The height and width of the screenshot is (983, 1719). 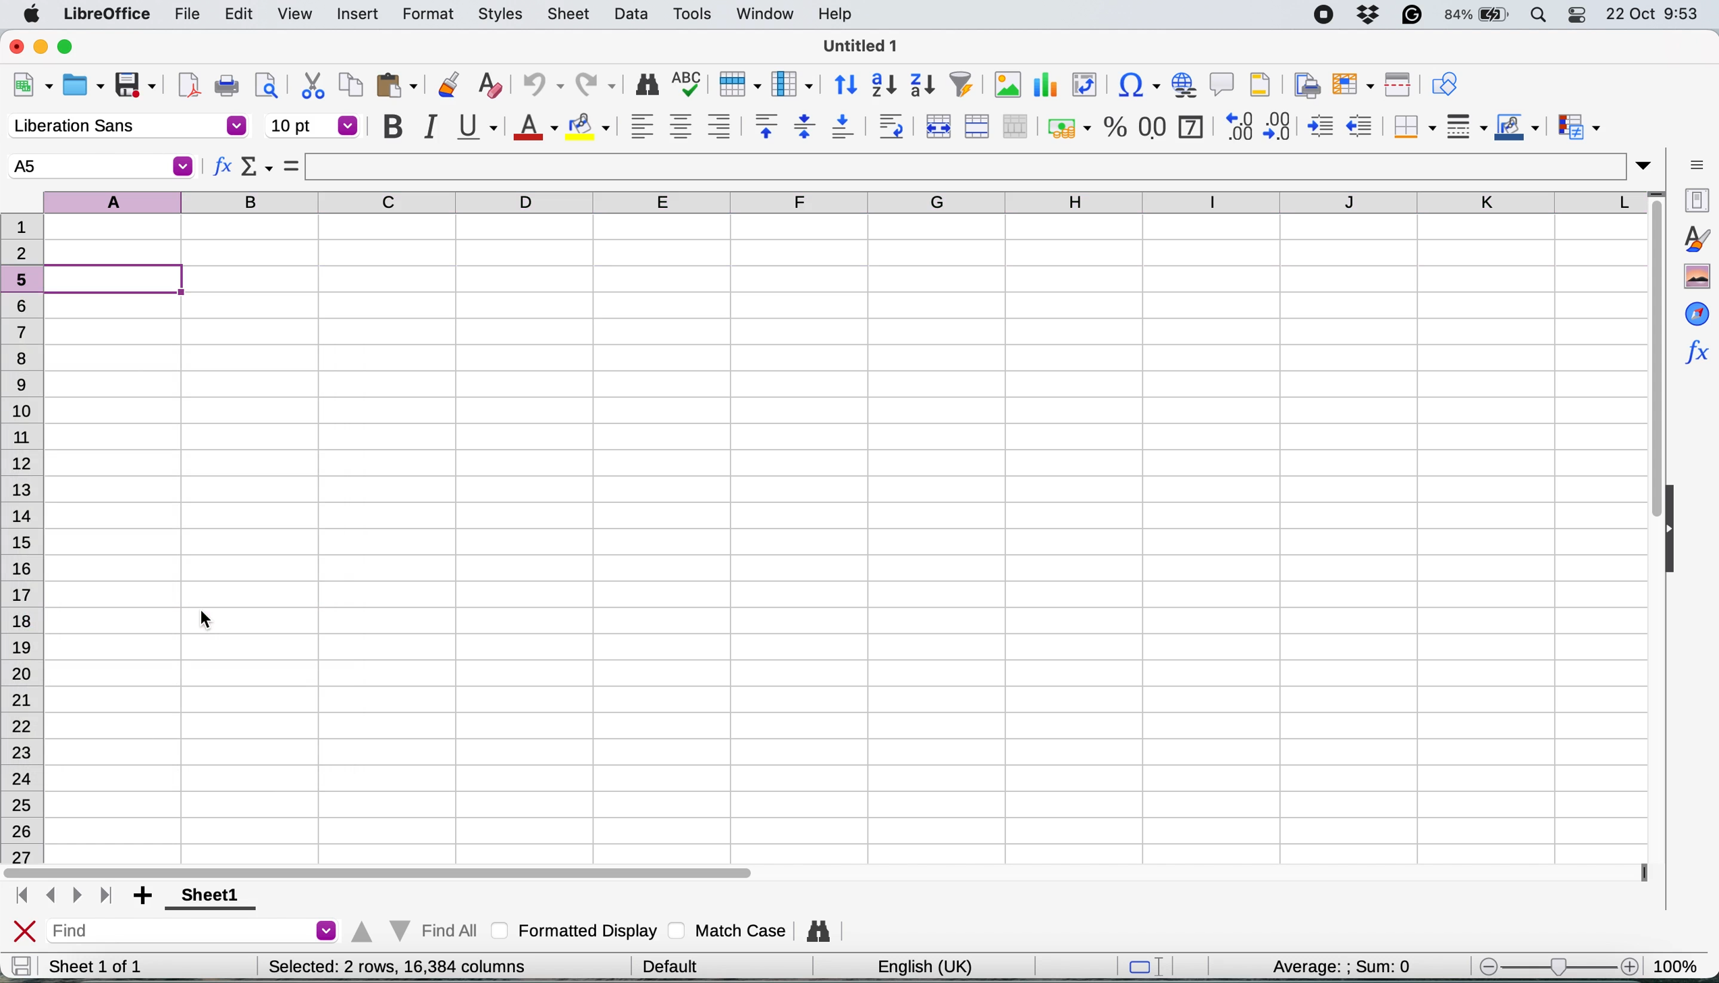 I want to click on formatted display, so click(x=577, y=928).